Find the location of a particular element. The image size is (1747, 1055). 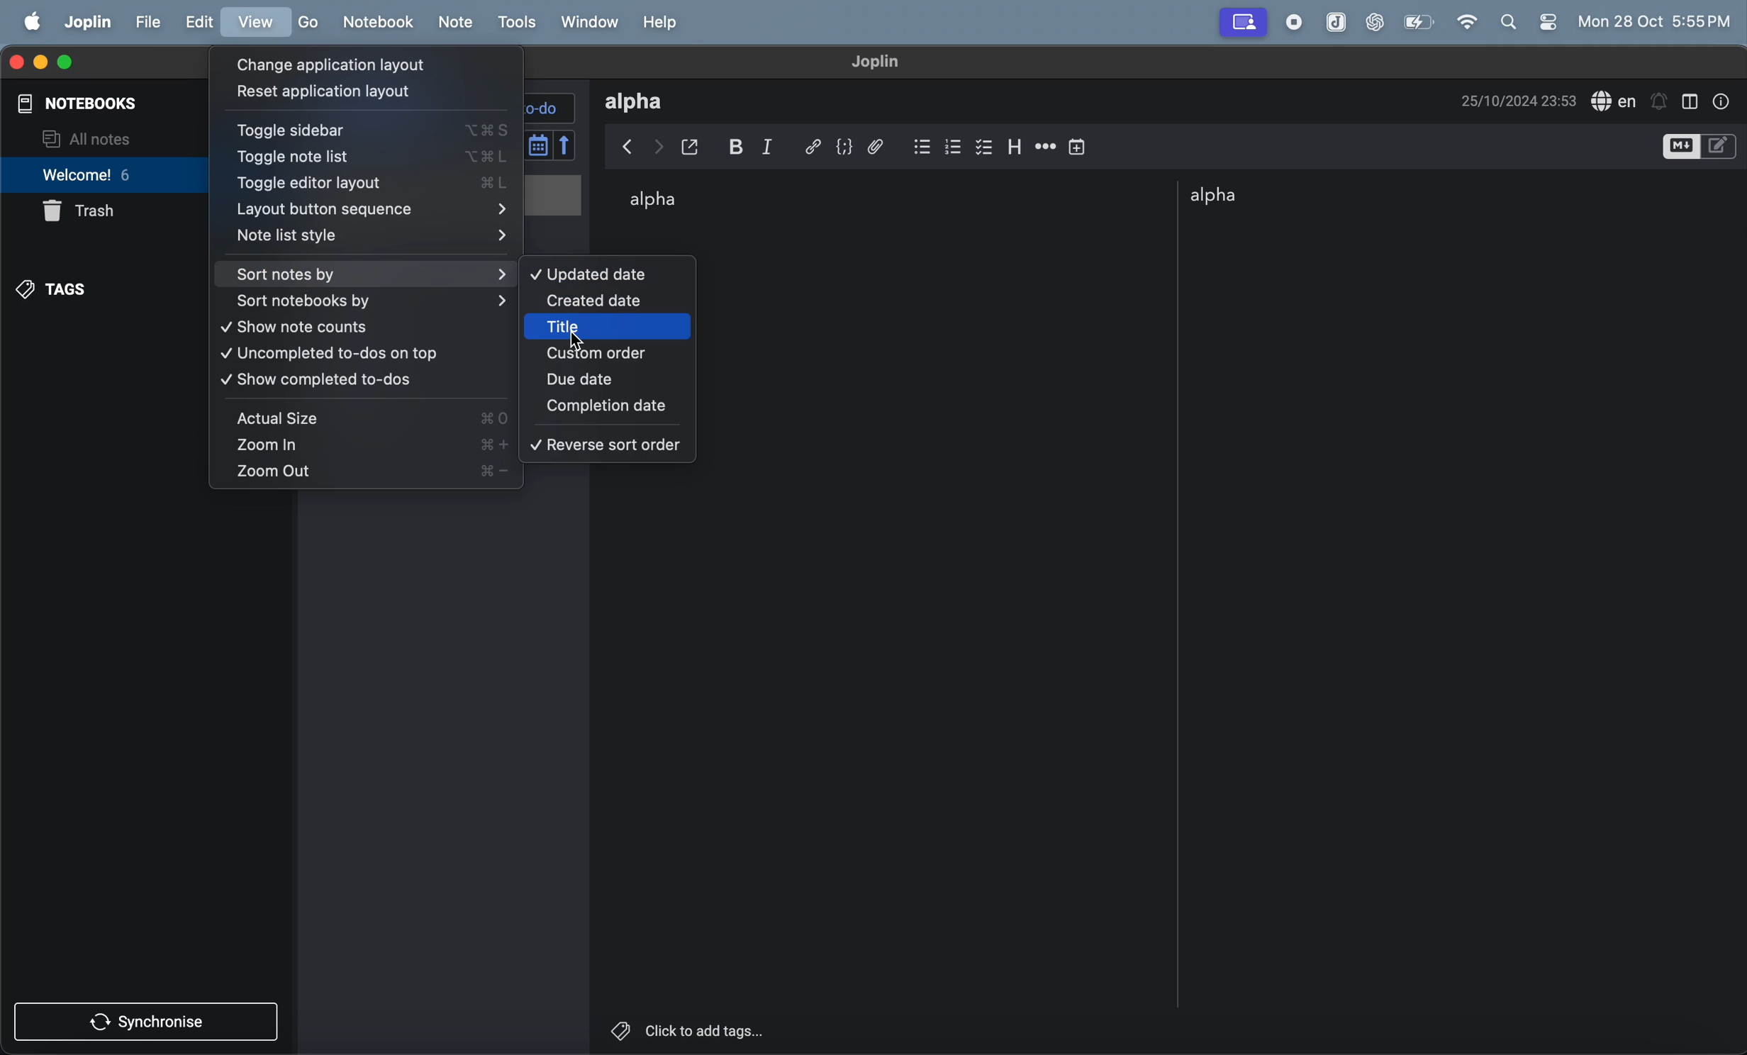

horrizontal lines is located at coordinates (1045, 146).